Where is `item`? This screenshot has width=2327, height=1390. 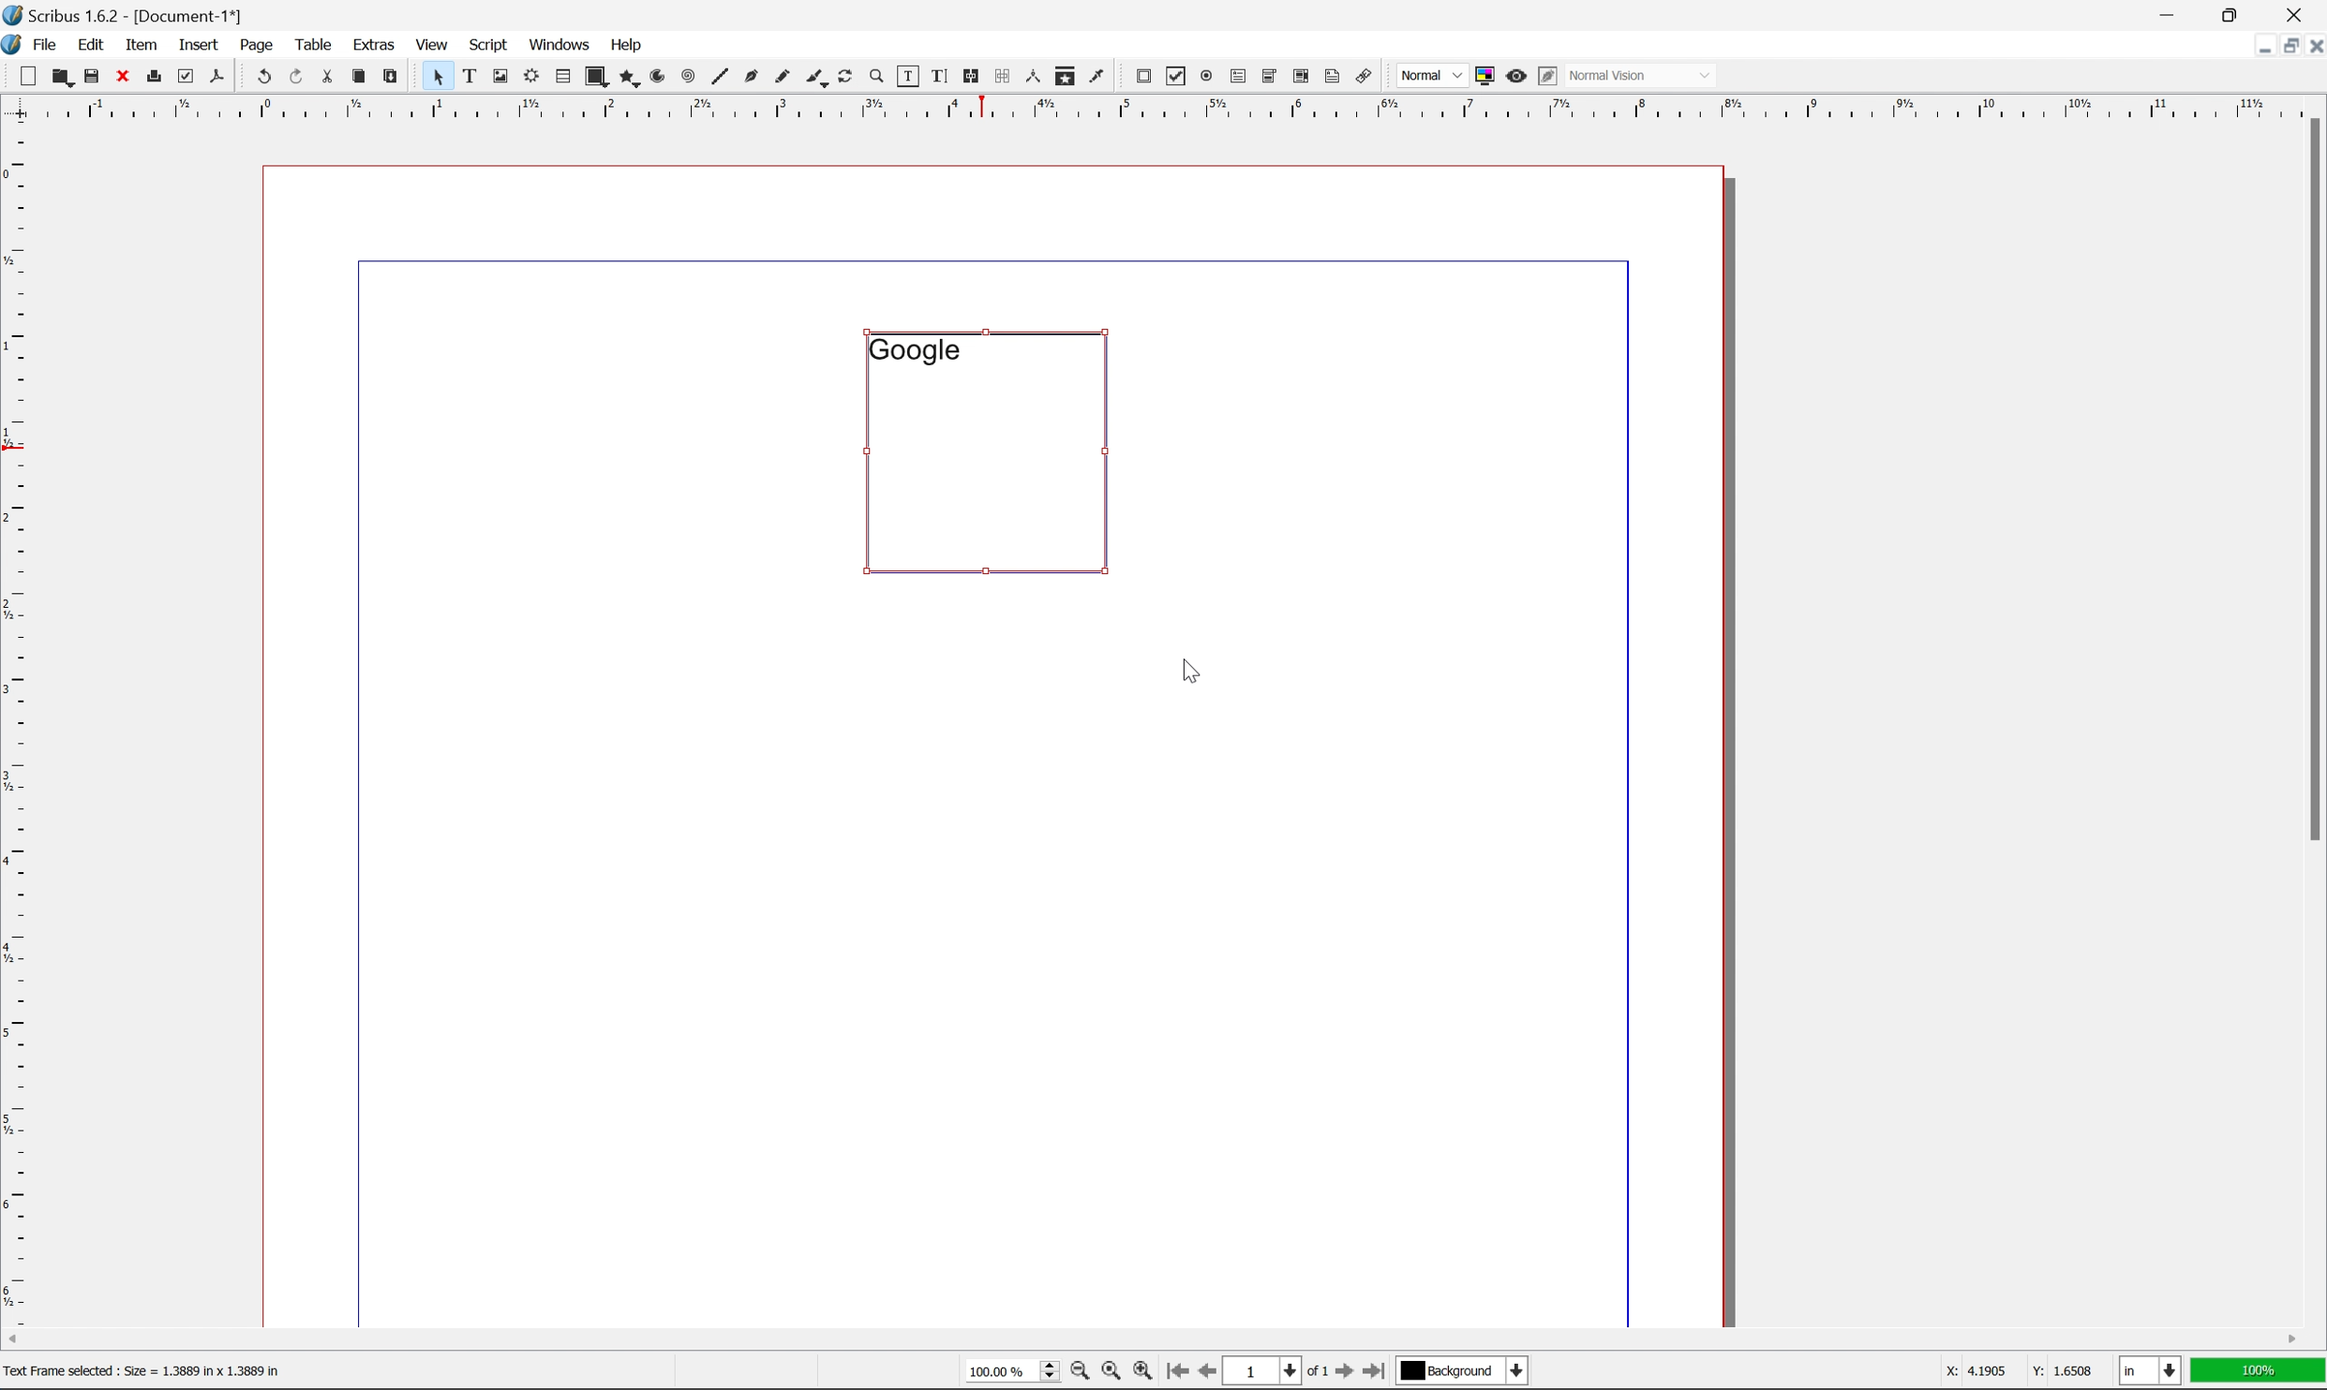 item is located at coordinates (146, 42).